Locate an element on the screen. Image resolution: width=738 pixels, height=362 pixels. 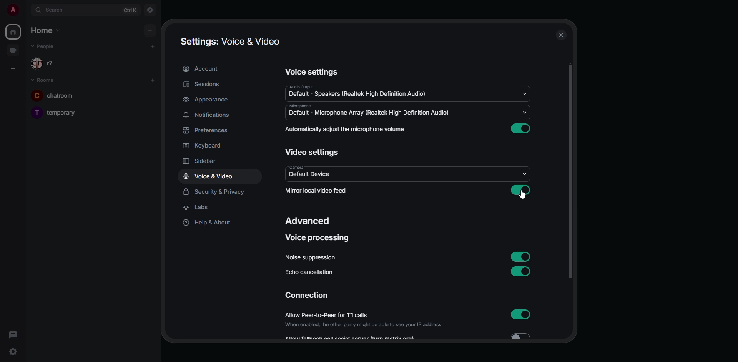
expand is located at coordinates (25, 10).